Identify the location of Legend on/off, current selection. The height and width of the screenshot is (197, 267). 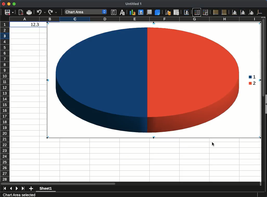
(197, 12).